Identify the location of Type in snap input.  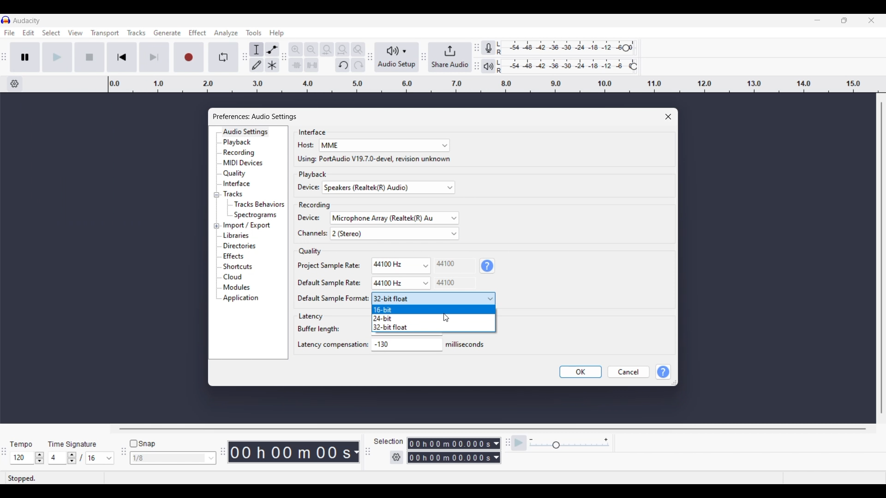
(168, 458).